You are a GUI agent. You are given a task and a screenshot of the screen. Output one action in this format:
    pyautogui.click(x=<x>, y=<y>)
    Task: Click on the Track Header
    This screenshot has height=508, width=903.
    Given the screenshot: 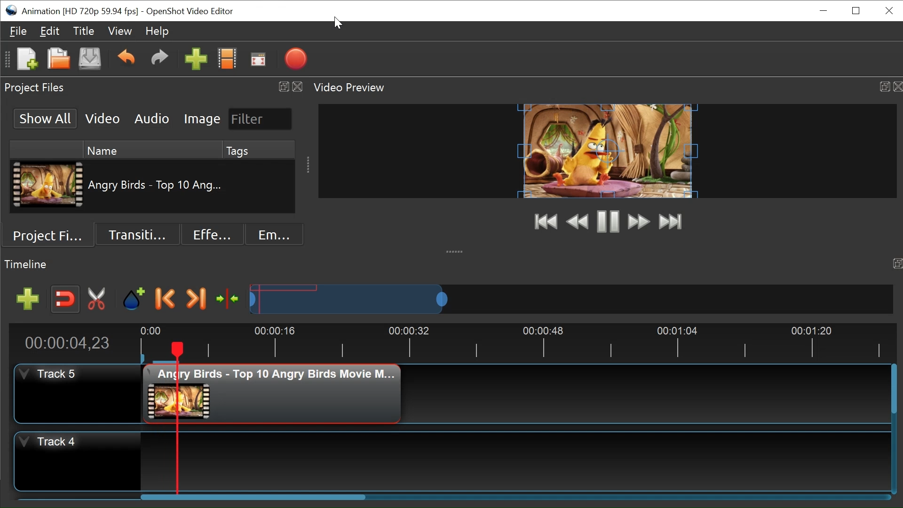 What is the action you would take?
    pyautogui.click(x=77, y=393)
    